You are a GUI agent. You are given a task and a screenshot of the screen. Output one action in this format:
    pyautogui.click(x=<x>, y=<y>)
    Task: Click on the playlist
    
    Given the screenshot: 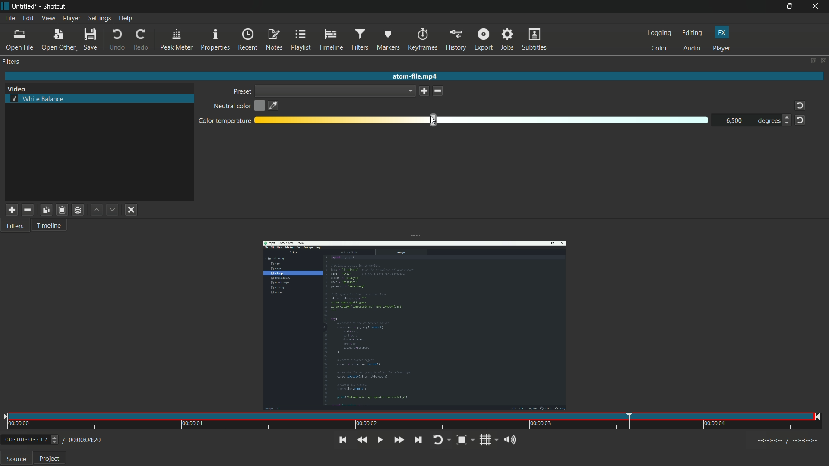 What is the action you would take?
    pyautogui.click(x=300, y=40)
    